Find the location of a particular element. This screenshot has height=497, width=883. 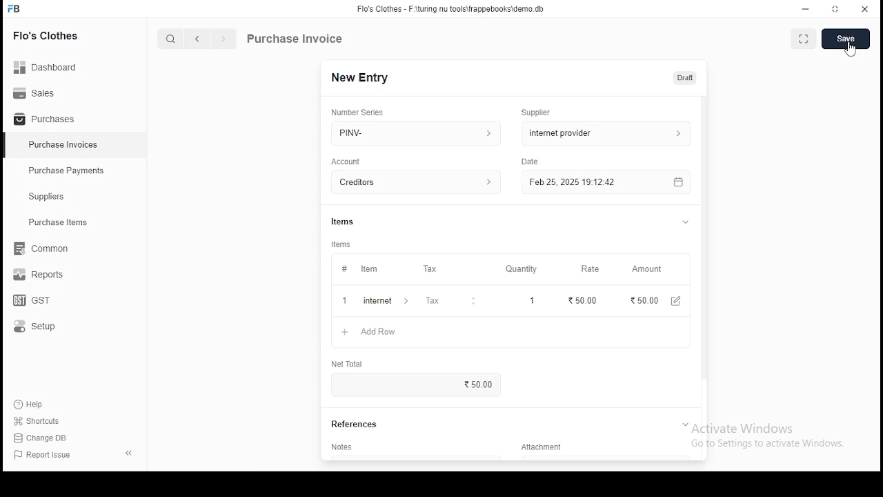

create is located at coordinates (847, 39).